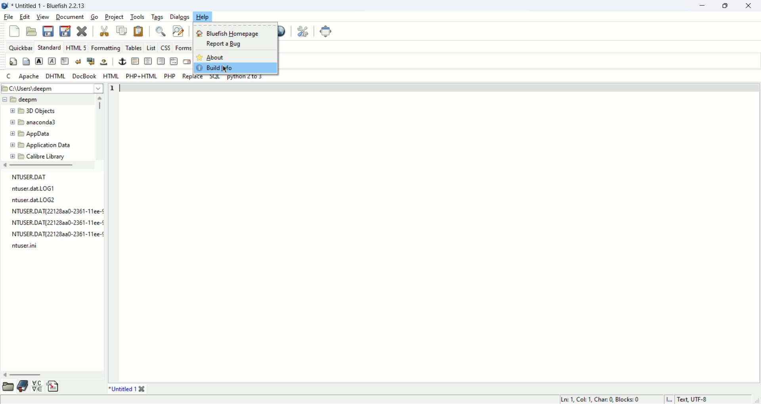  I want to click on quickbar, so click(20, 46).